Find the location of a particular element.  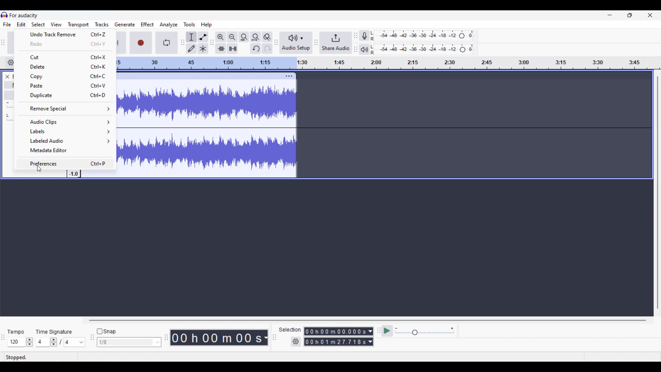

Draw tool is located at coordinates (191, 49).